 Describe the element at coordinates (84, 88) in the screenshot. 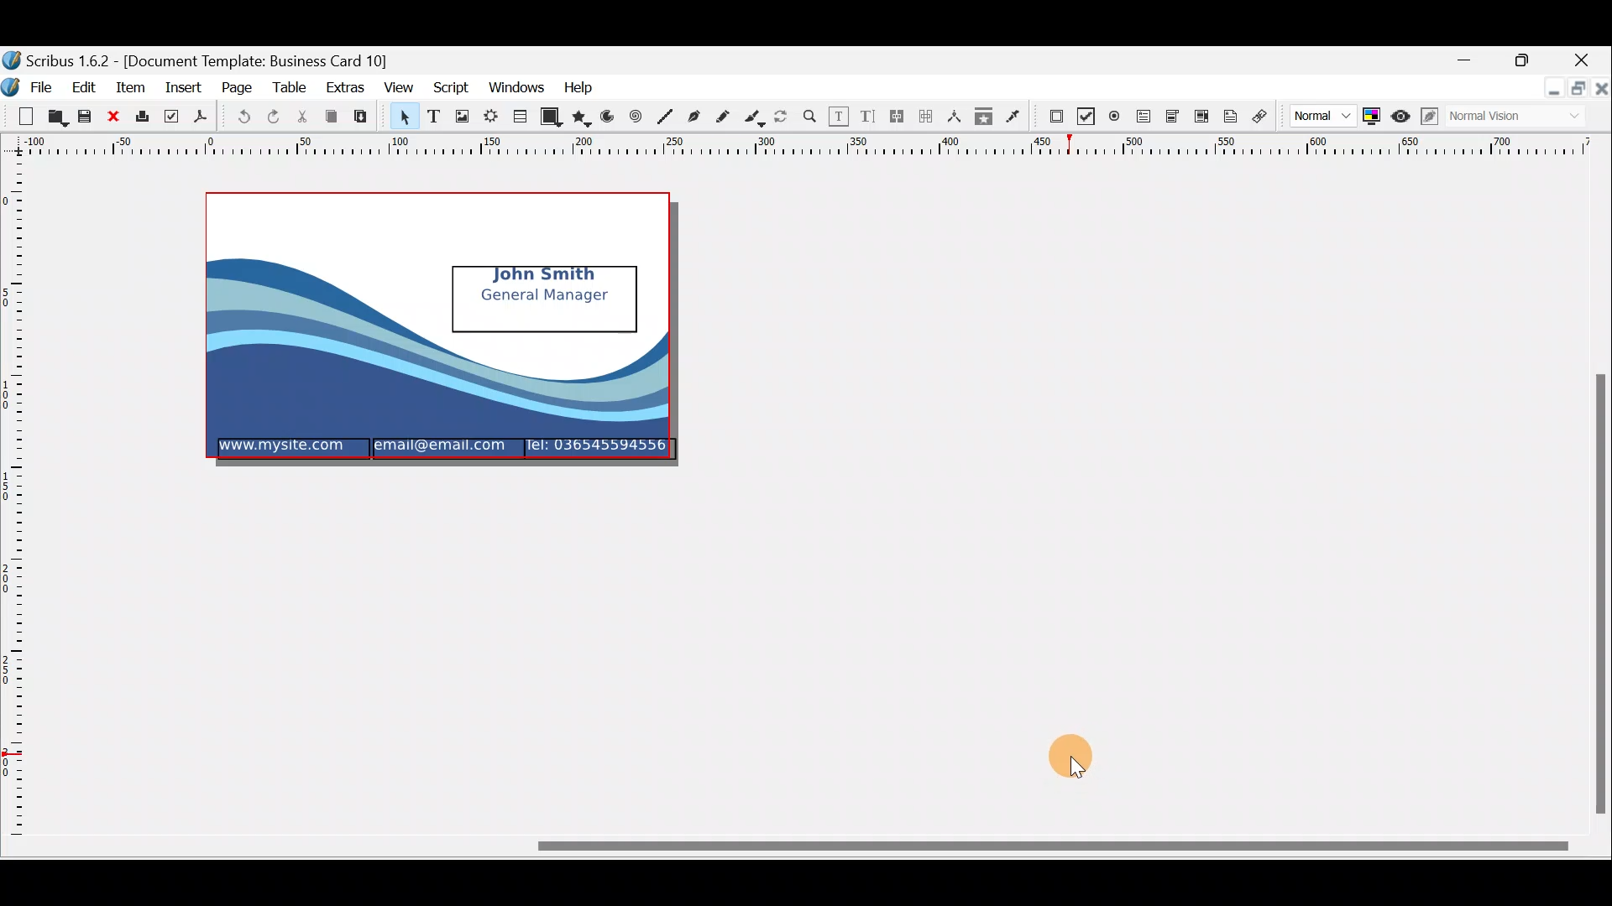

I see `Edit` at that location.